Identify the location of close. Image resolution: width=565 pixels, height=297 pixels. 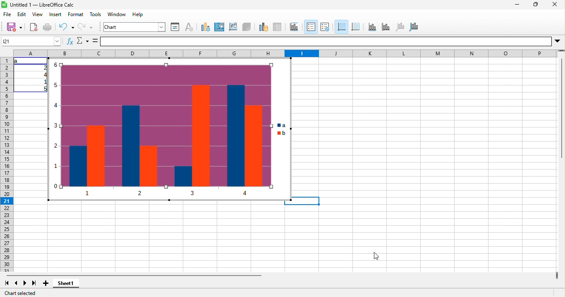
(555, 5).